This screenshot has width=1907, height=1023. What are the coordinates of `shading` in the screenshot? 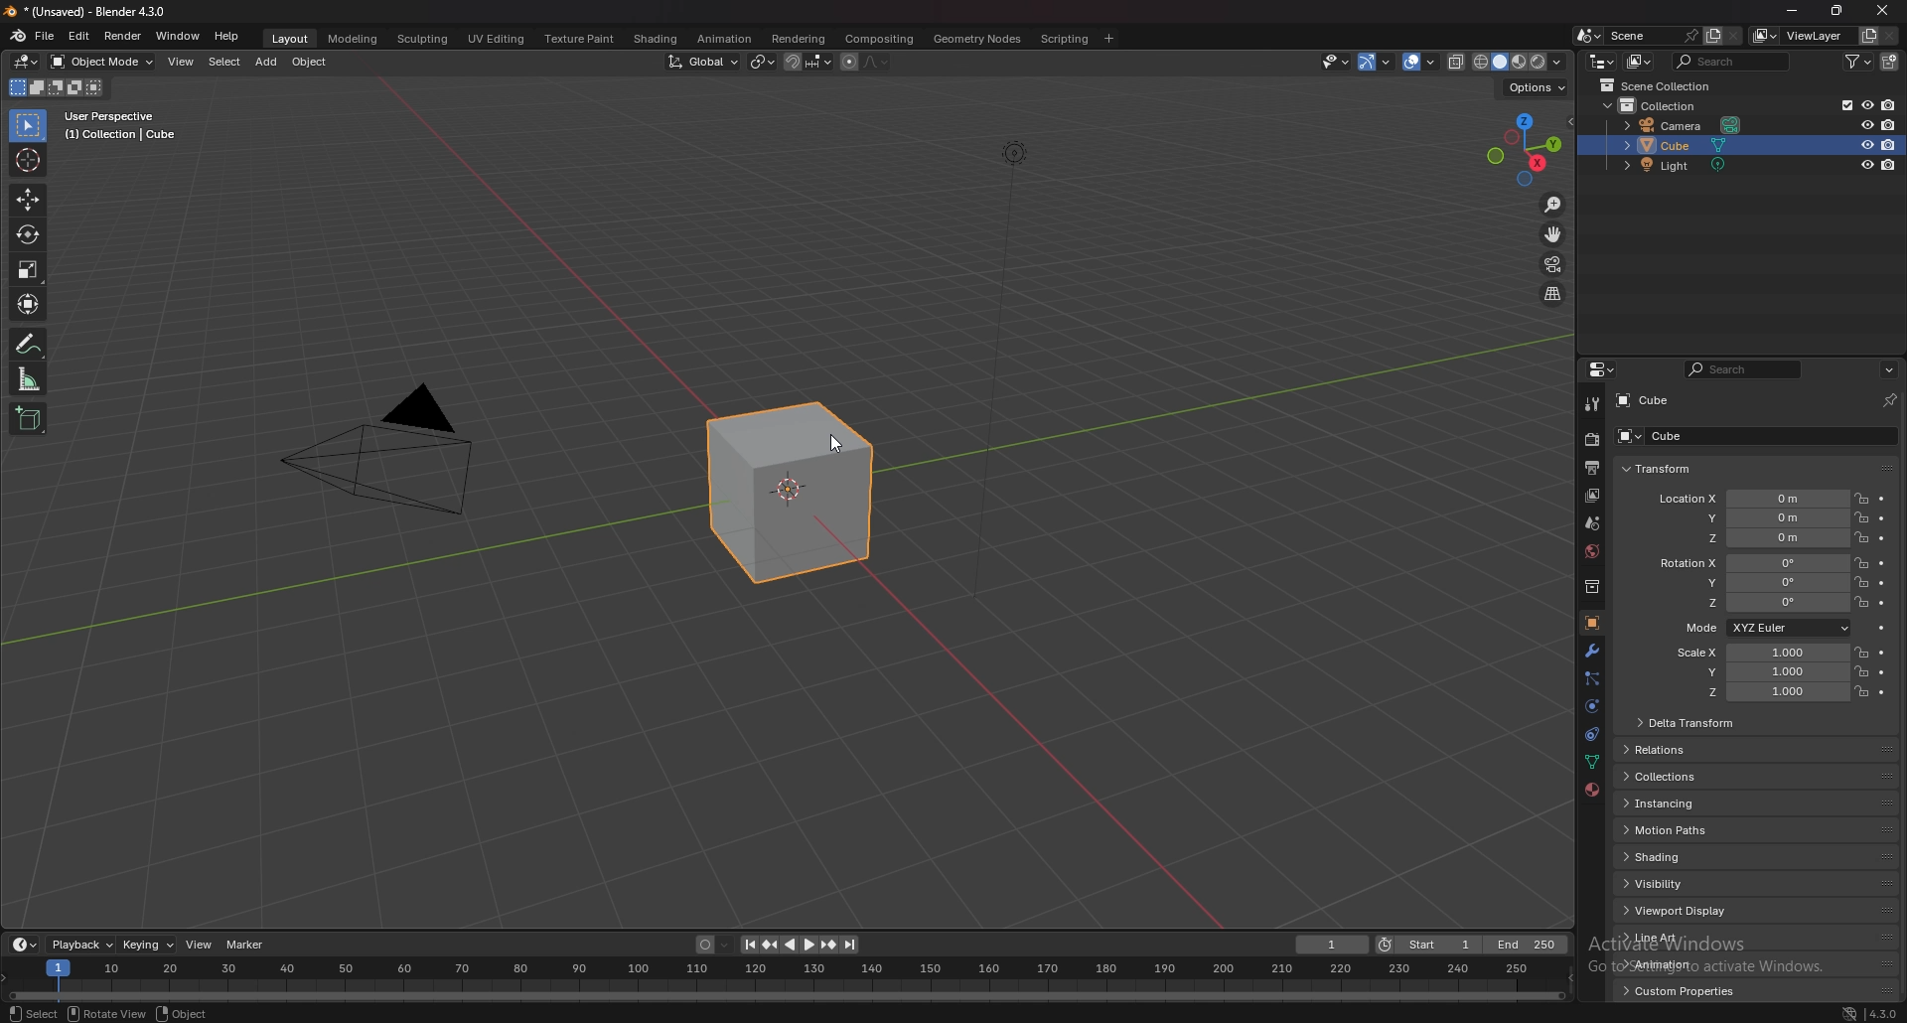 It's located at (657, 38).